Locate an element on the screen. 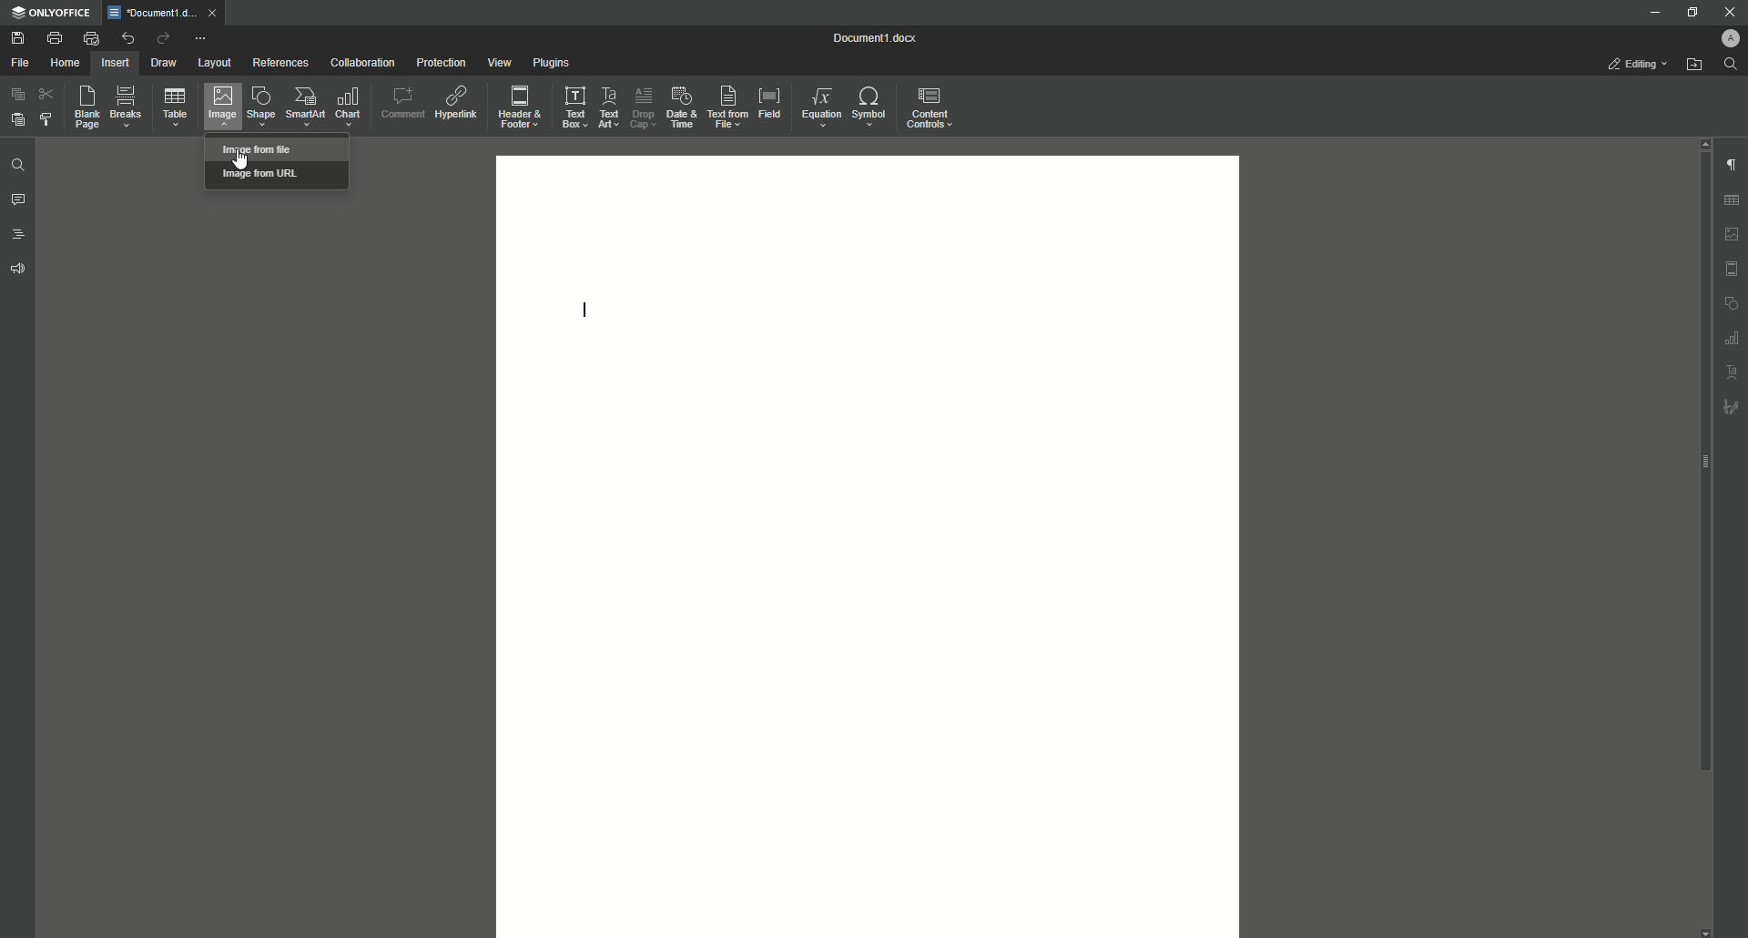  cursor is located at coordinates (588, 311).